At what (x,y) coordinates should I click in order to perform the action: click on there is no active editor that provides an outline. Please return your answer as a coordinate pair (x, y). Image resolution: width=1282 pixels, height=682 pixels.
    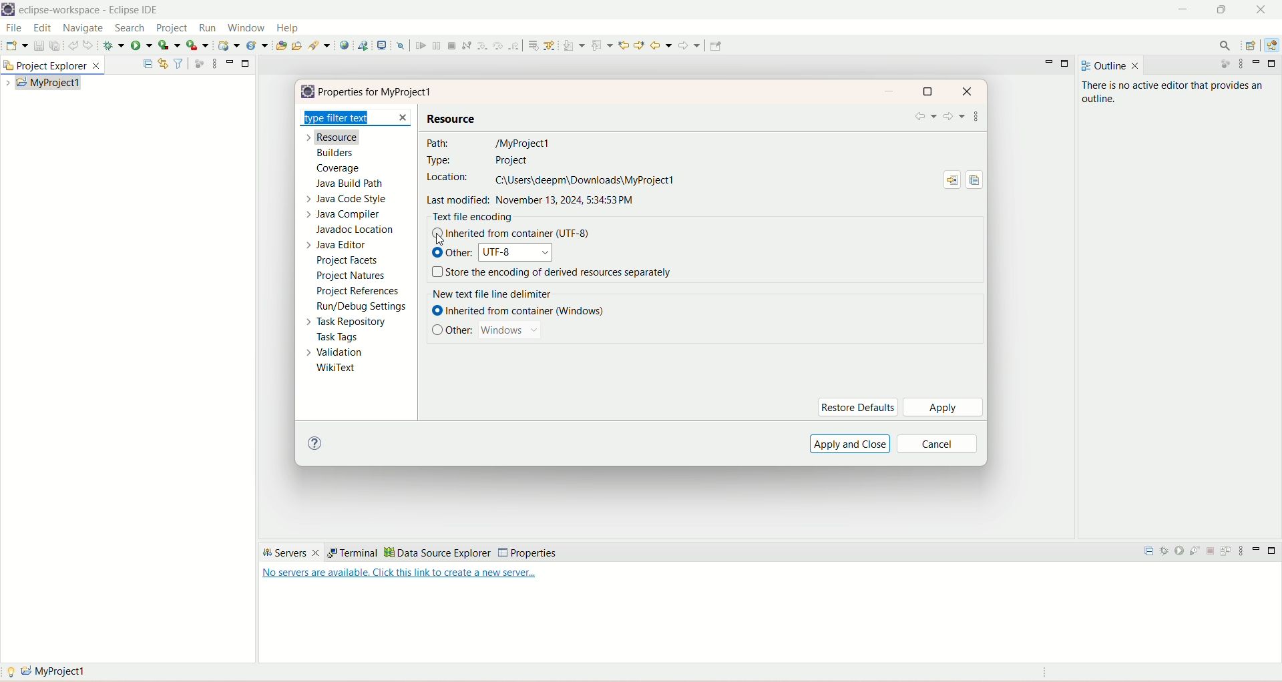
    Looking at the image, I should click on (1181, 94).